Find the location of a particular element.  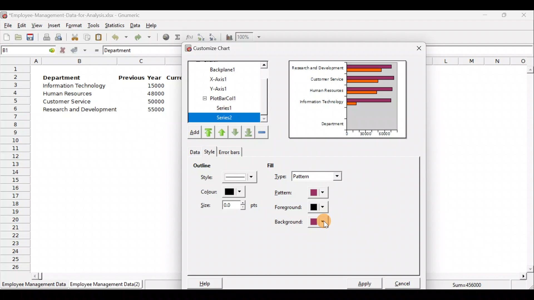

55000 is located at coordinates (156, 109).